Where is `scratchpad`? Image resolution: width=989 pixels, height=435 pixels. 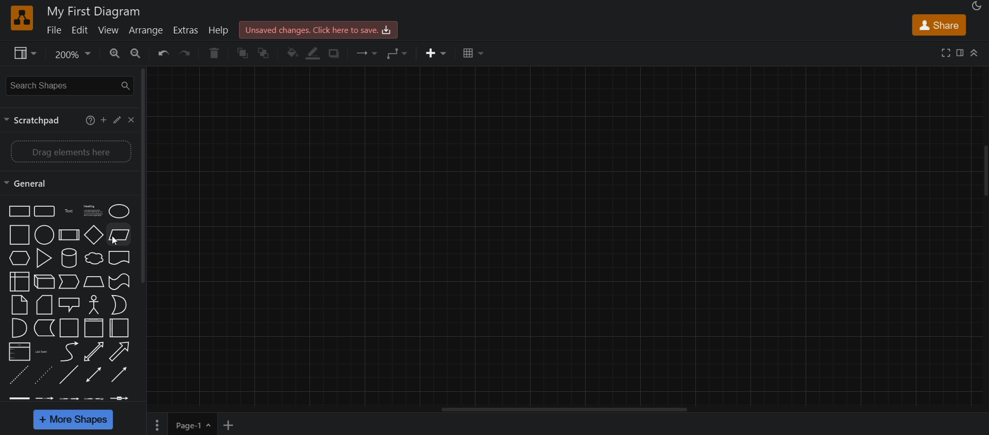
scratchpad is located at coordinates (32, 121).